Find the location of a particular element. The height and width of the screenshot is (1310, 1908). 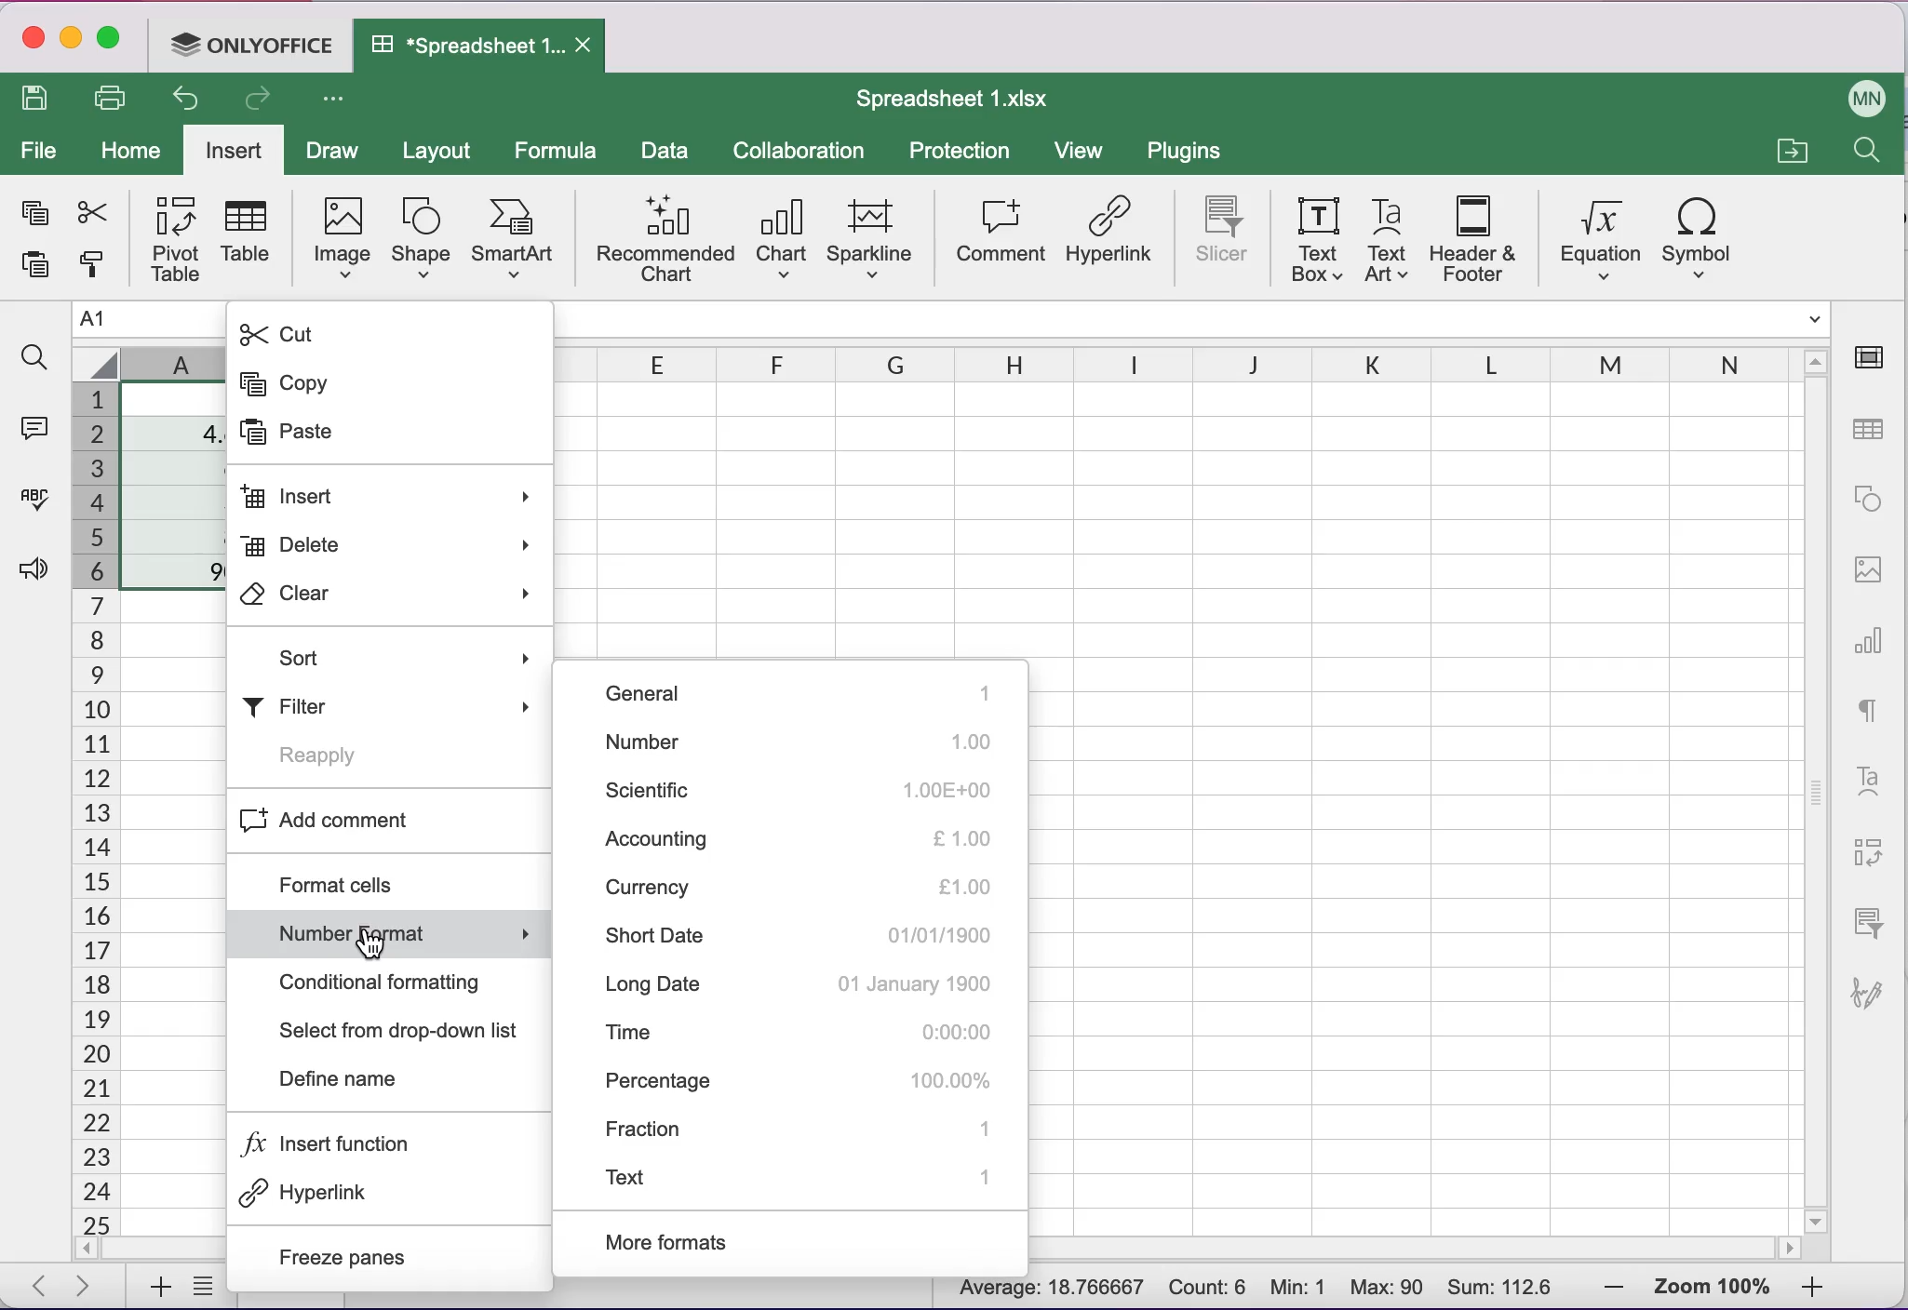

Filter is located at coordinates (397, 701).